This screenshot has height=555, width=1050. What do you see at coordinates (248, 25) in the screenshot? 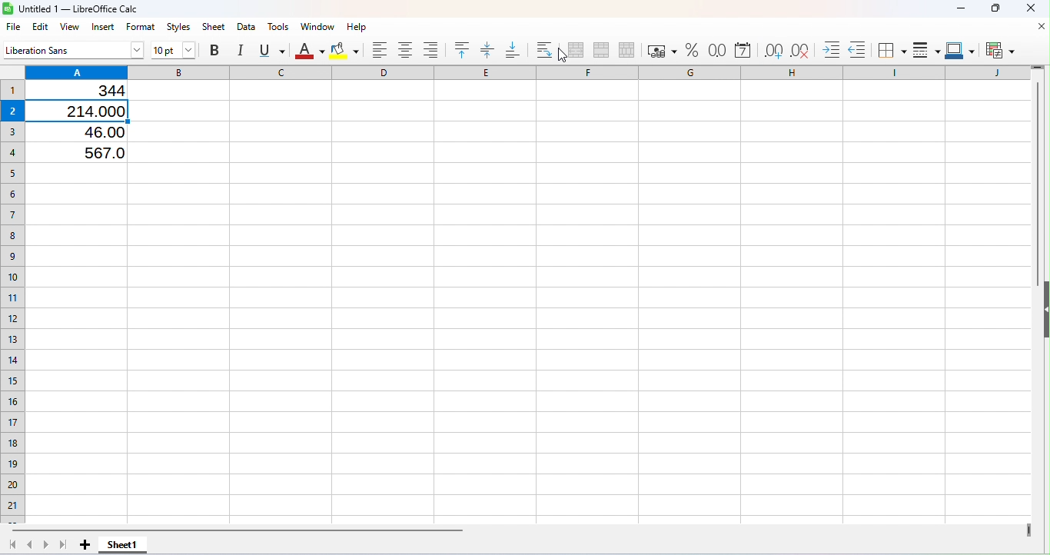
I see `Data` at bounding box center [248, 25].